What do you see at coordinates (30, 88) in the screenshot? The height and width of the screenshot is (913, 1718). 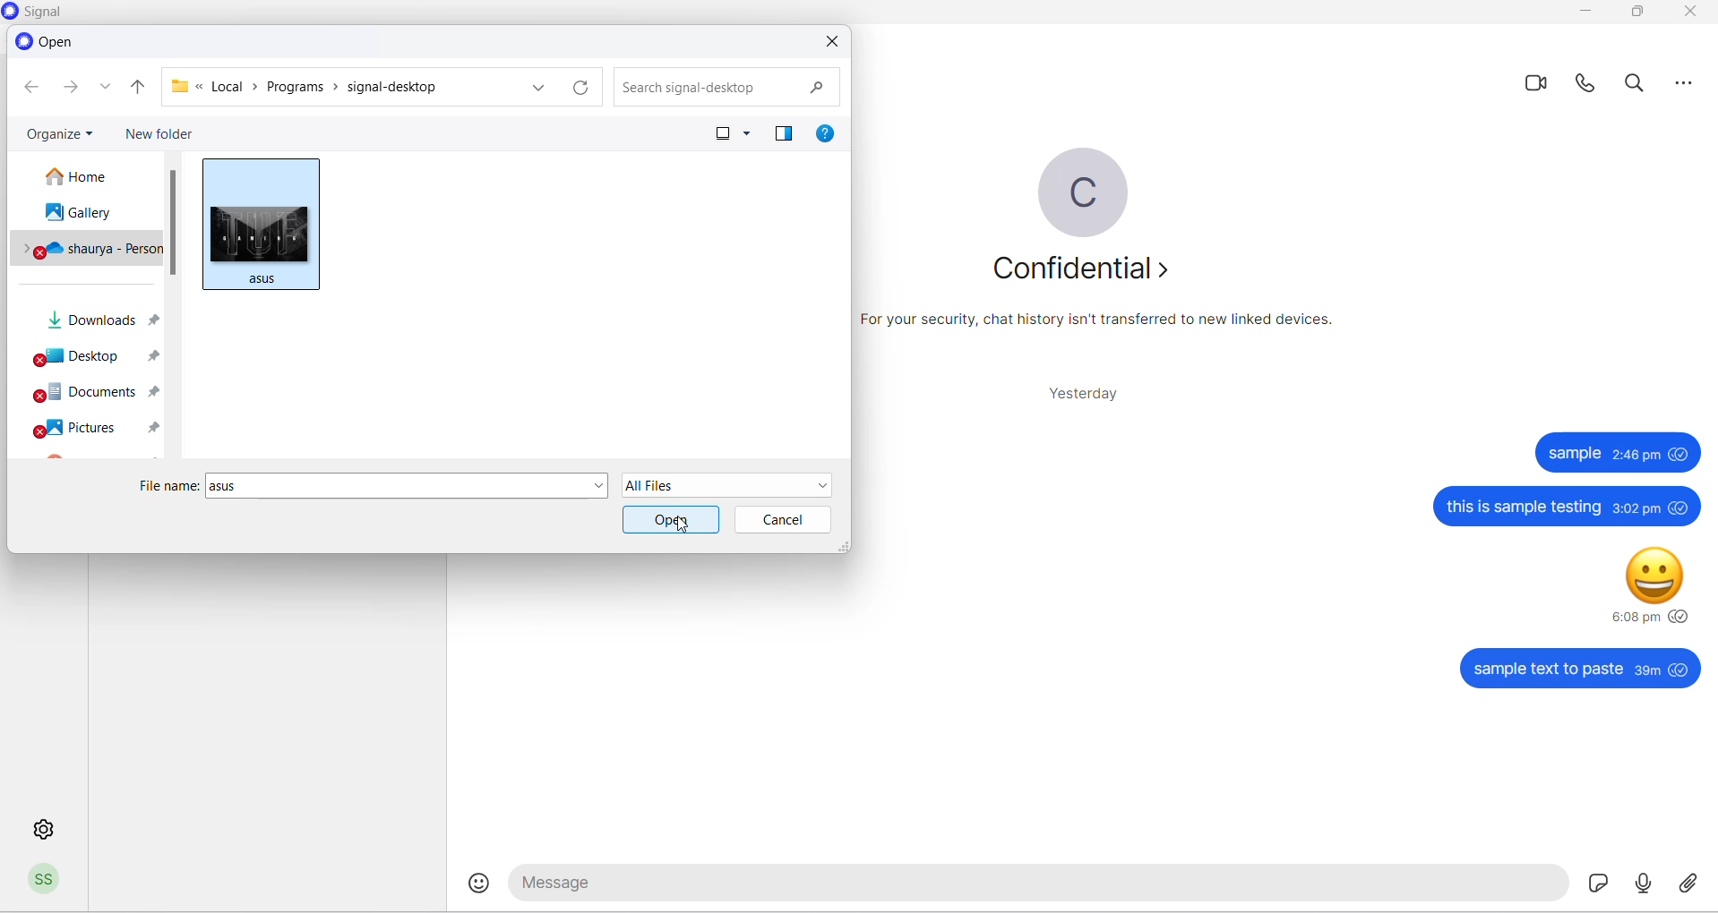 I see `go back` at bounding box center [30, 88].